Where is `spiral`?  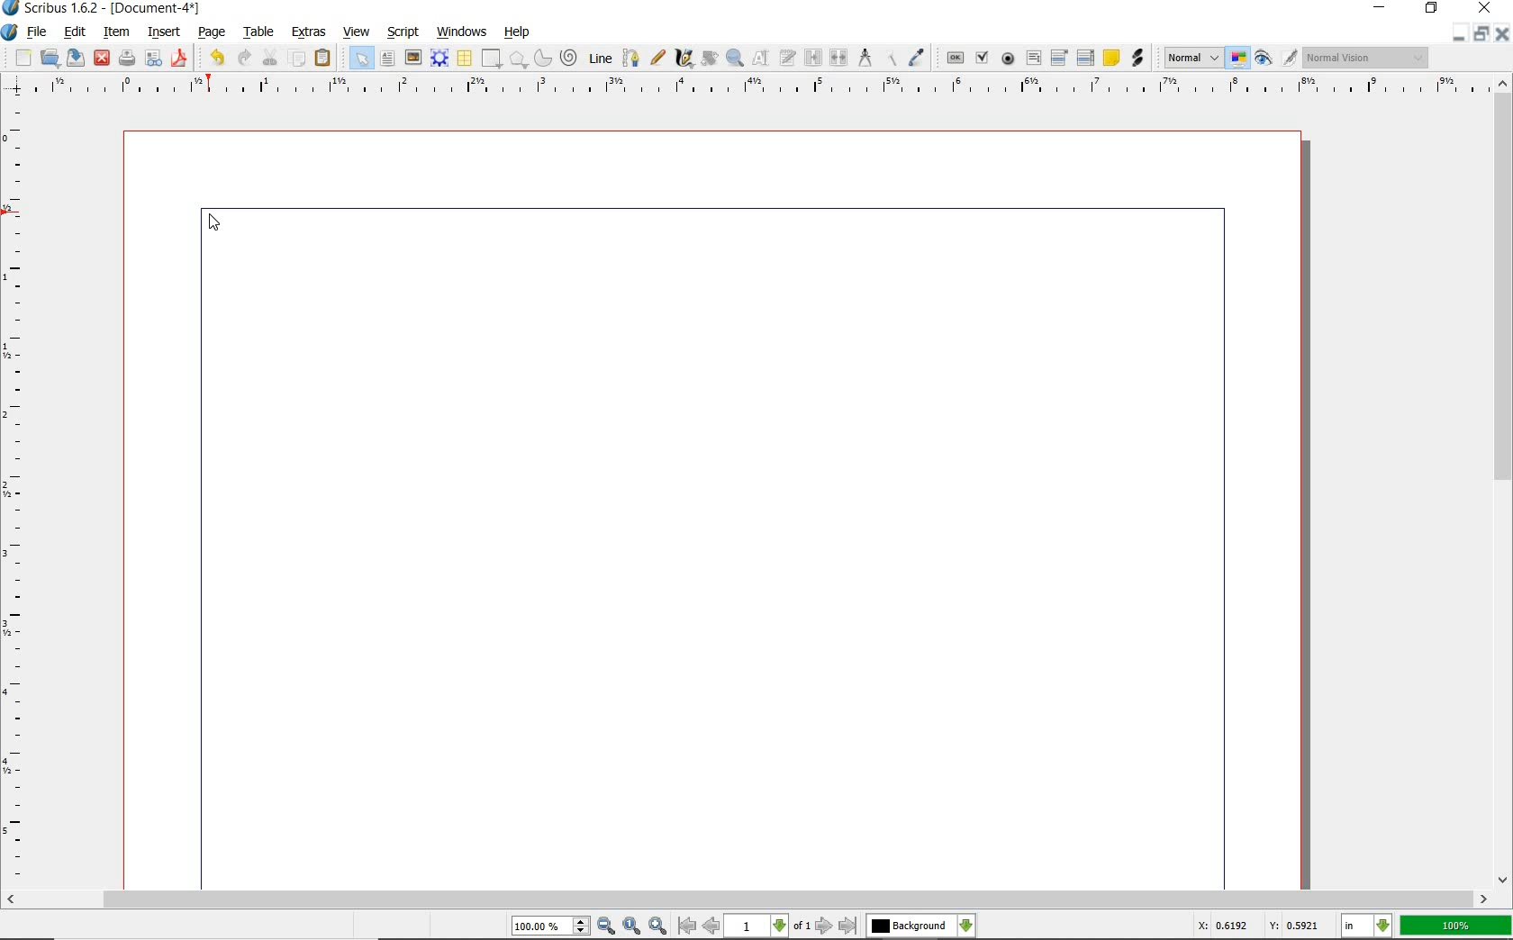
spiral is located at coordinates (570, 58).